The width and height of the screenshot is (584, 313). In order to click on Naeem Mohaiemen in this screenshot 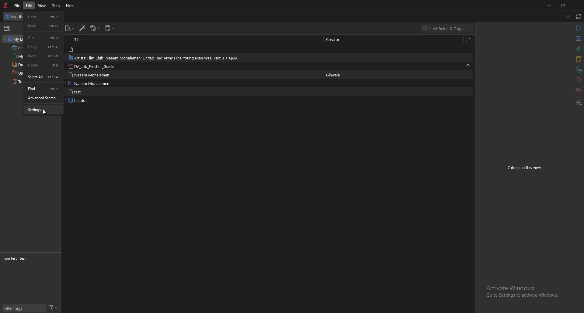, I will do `click(93, 74)`.